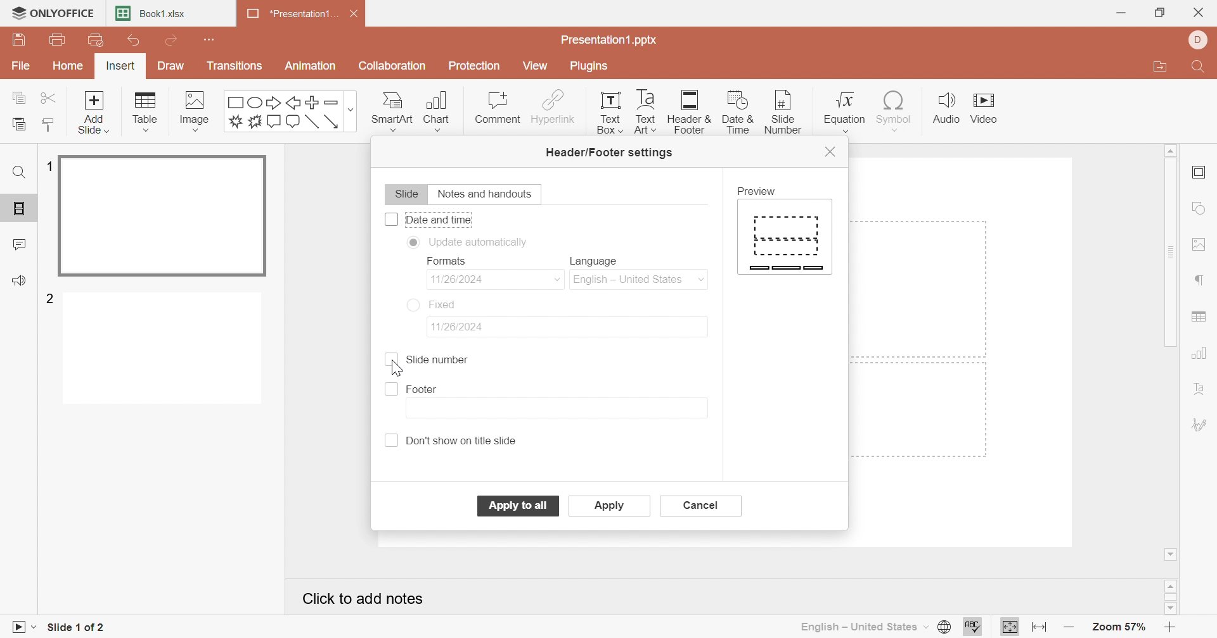 The image size is (1217, 638). I want to click on Radio button, so click(413, 243).